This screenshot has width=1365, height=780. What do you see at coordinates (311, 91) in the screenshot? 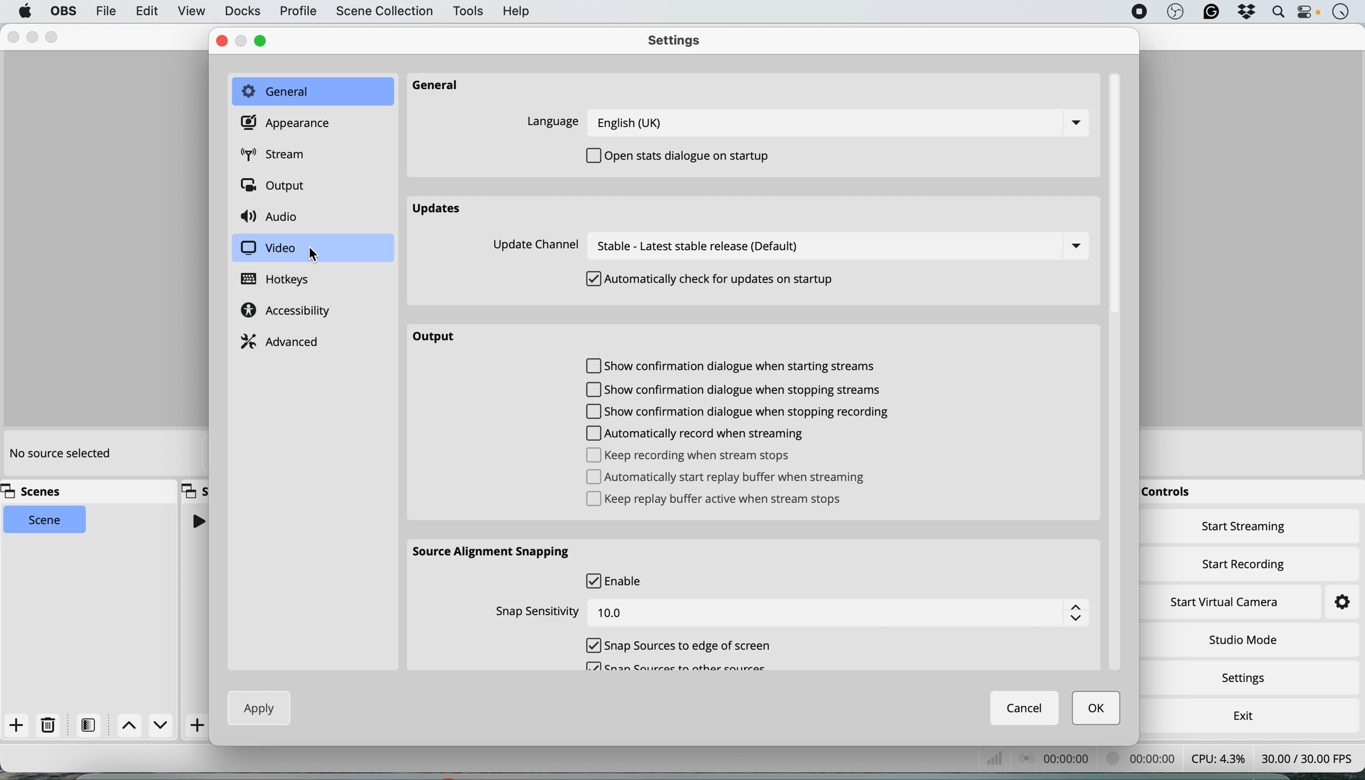
I see `general` at bounding box center [311, 91].